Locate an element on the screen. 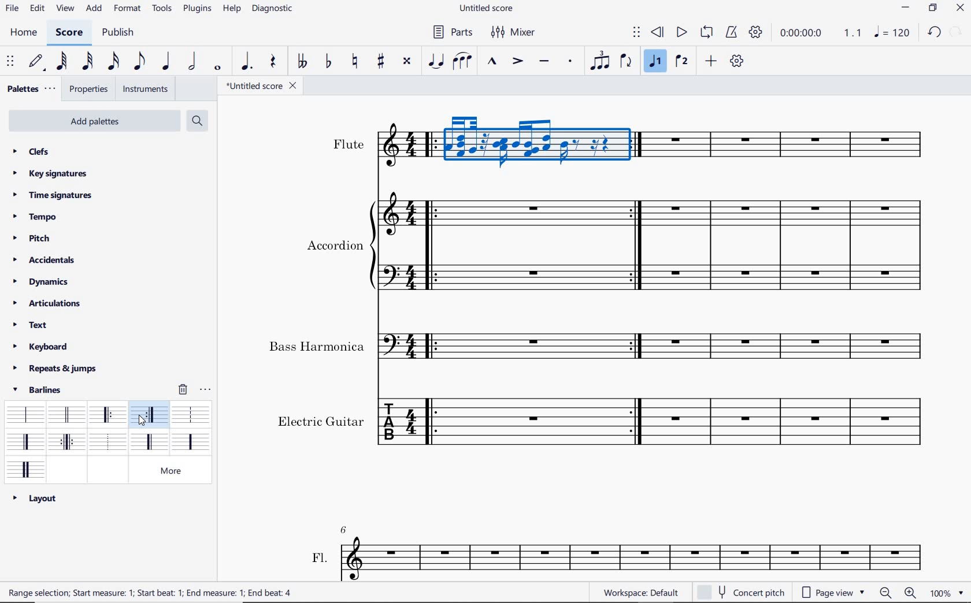 The width and height of the screenshot is (971, 603). marcato is located at coordinates (491, 62).